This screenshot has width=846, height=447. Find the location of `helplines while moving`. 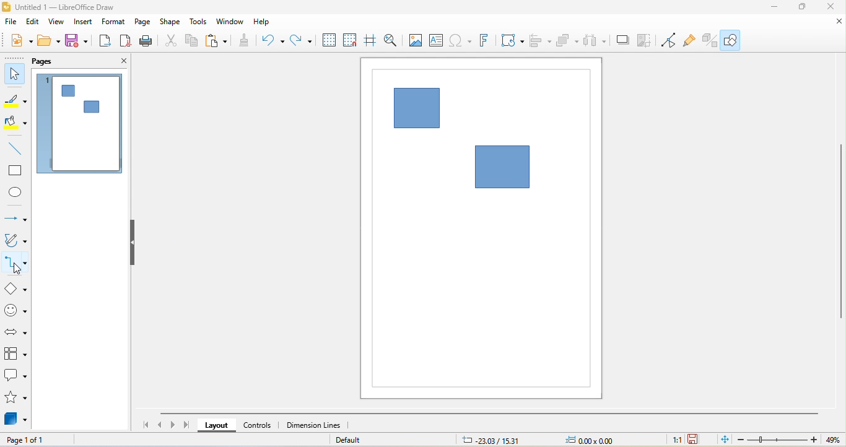

helplines while moving is located at coordinates (372, 40).